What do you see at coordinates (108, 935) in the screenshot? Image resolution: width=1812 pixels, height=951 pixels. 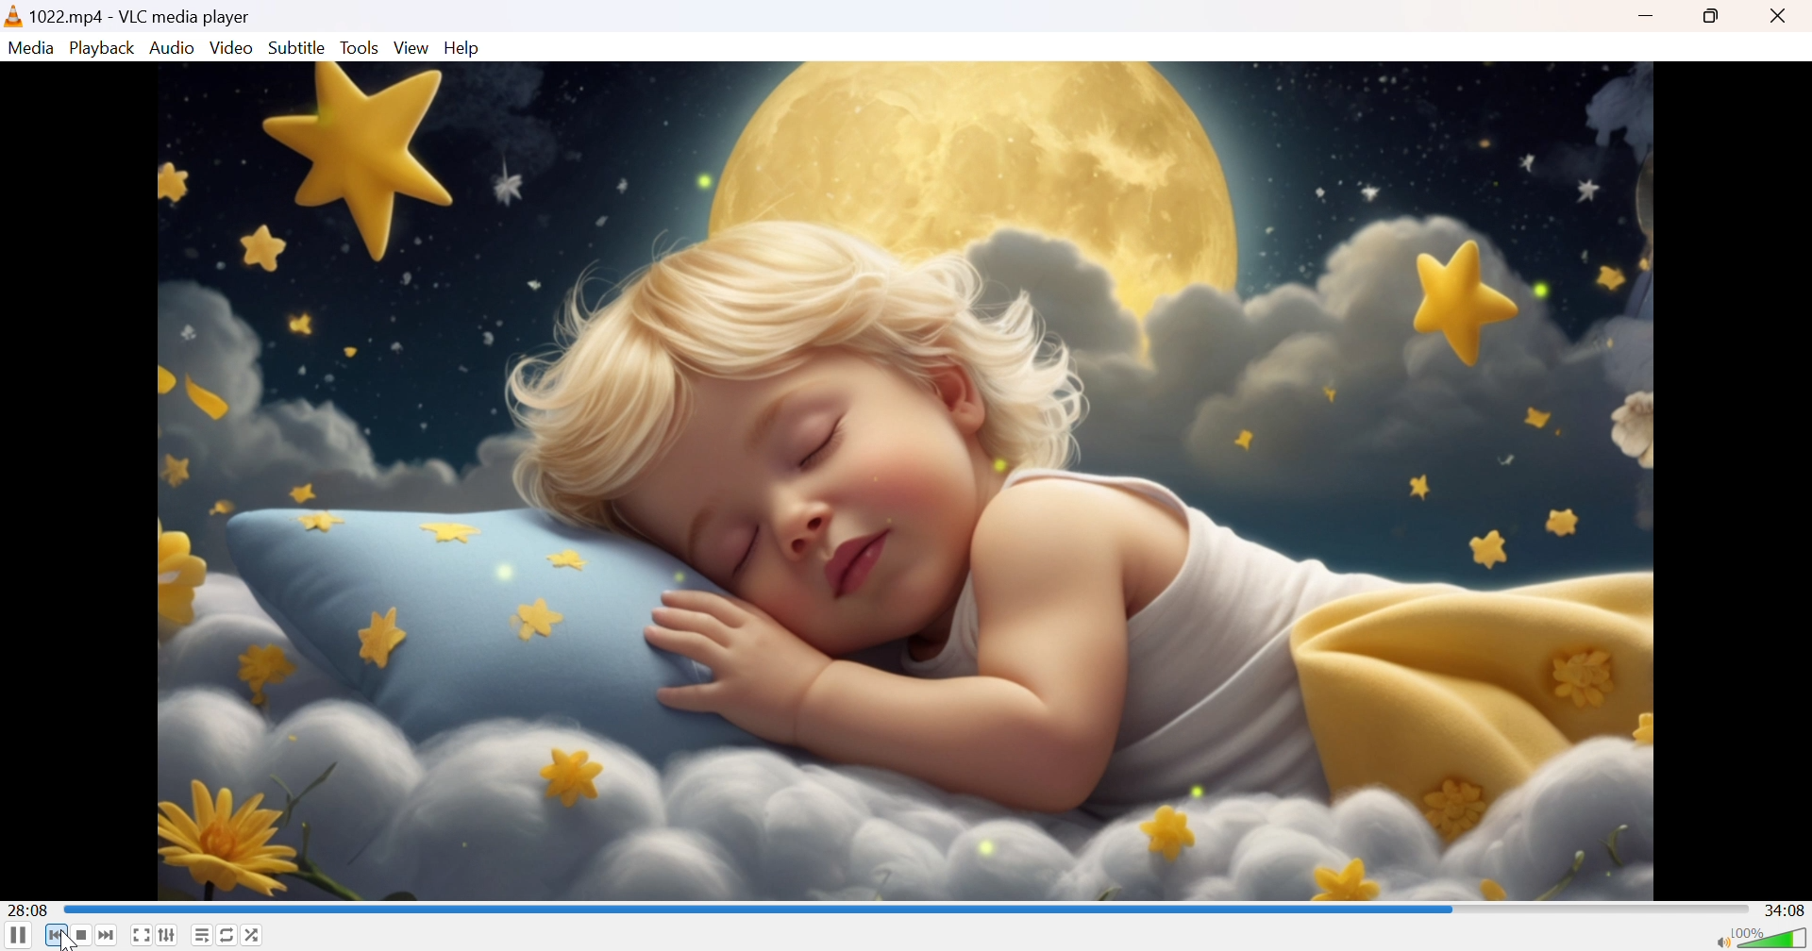 I see `Next media in the playlist, skip forward when held` at bounding box center [108, 935].